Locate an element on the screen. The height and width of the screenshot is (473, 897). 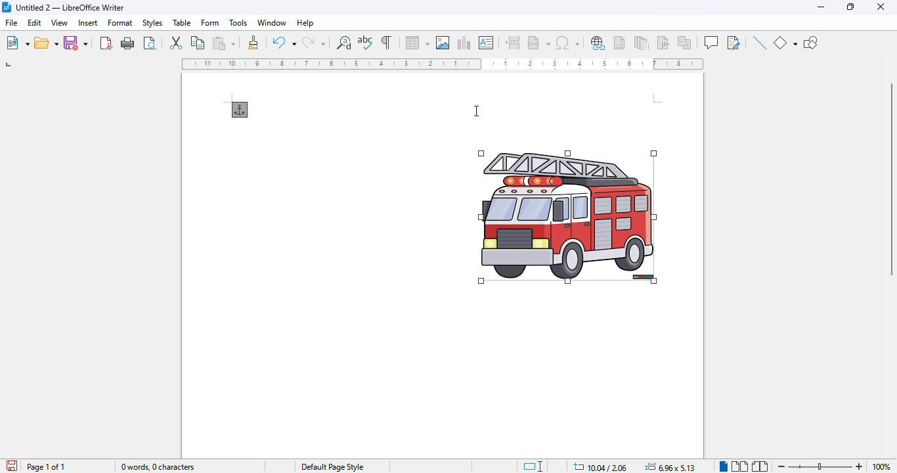
page style is located at coordinates (332, 467).